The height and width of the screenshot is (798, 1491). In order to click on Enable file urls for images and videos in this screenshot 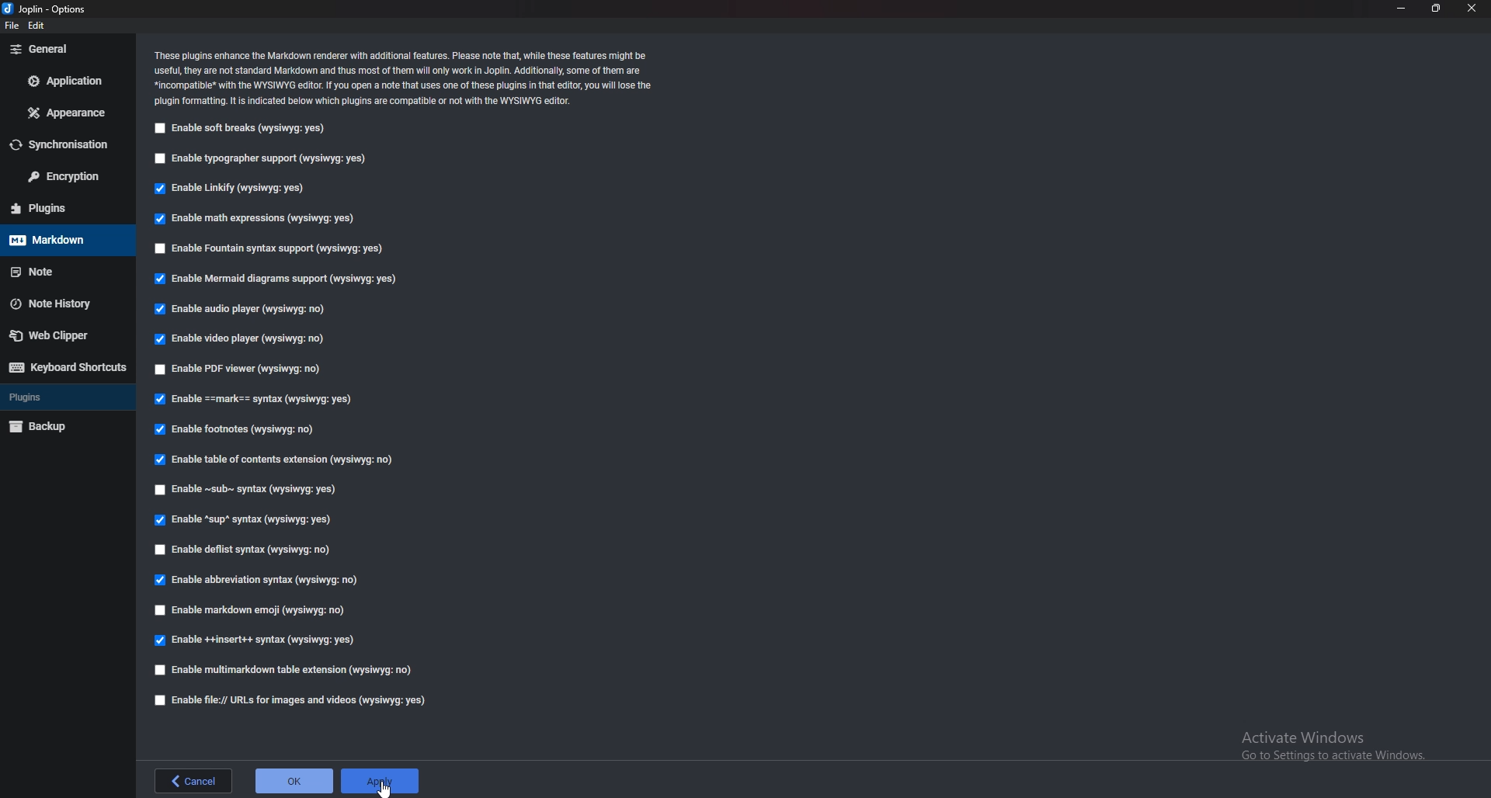, I will do `click(289, 700)`.